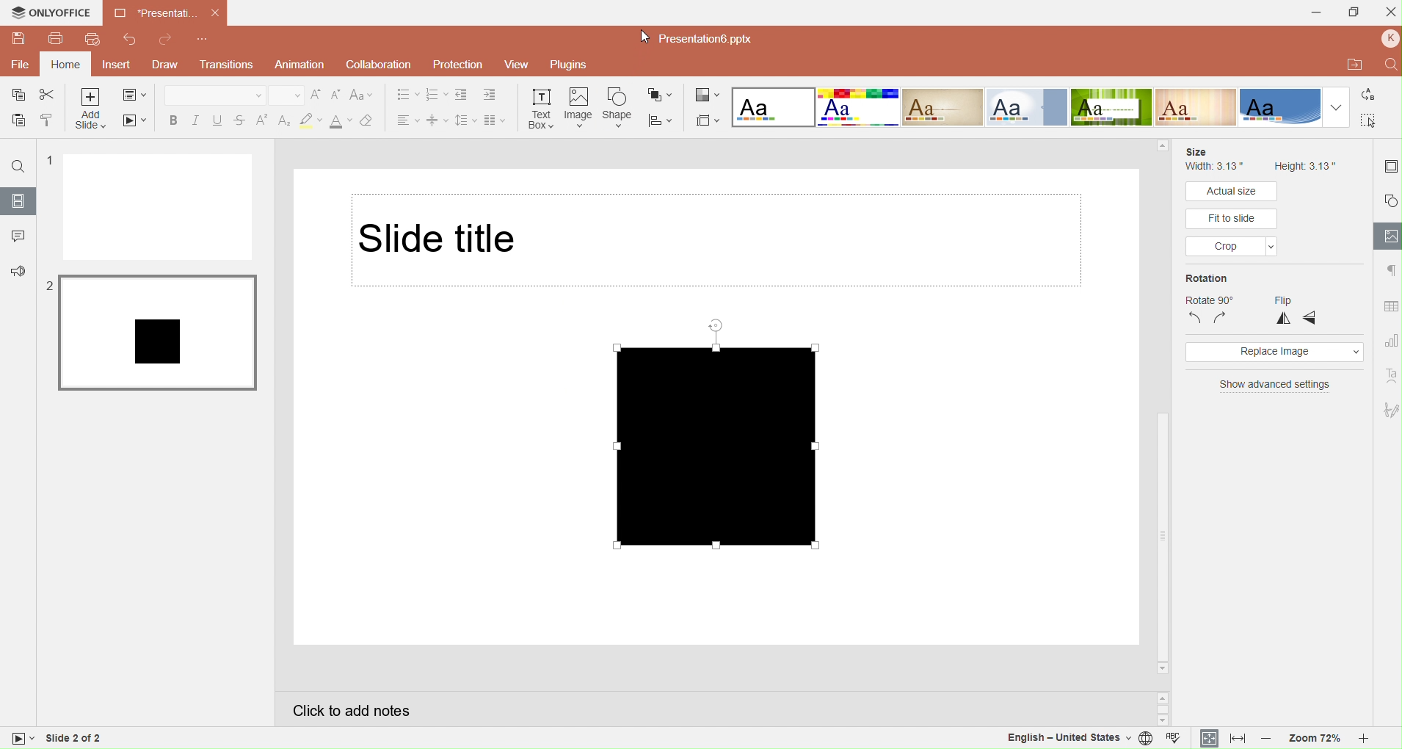 The image size is (1402, 749). Describe the element at coordinates (1146, 739) in the screenshot. I see `Set document language` at that location.